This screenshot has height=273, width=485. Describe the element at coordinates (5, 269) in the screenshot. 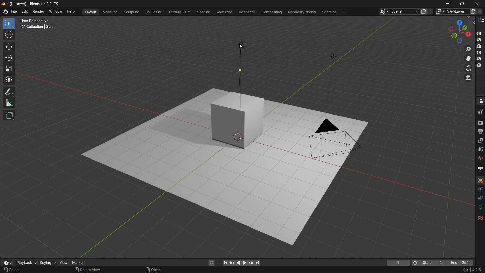

I see `left click` at that location.